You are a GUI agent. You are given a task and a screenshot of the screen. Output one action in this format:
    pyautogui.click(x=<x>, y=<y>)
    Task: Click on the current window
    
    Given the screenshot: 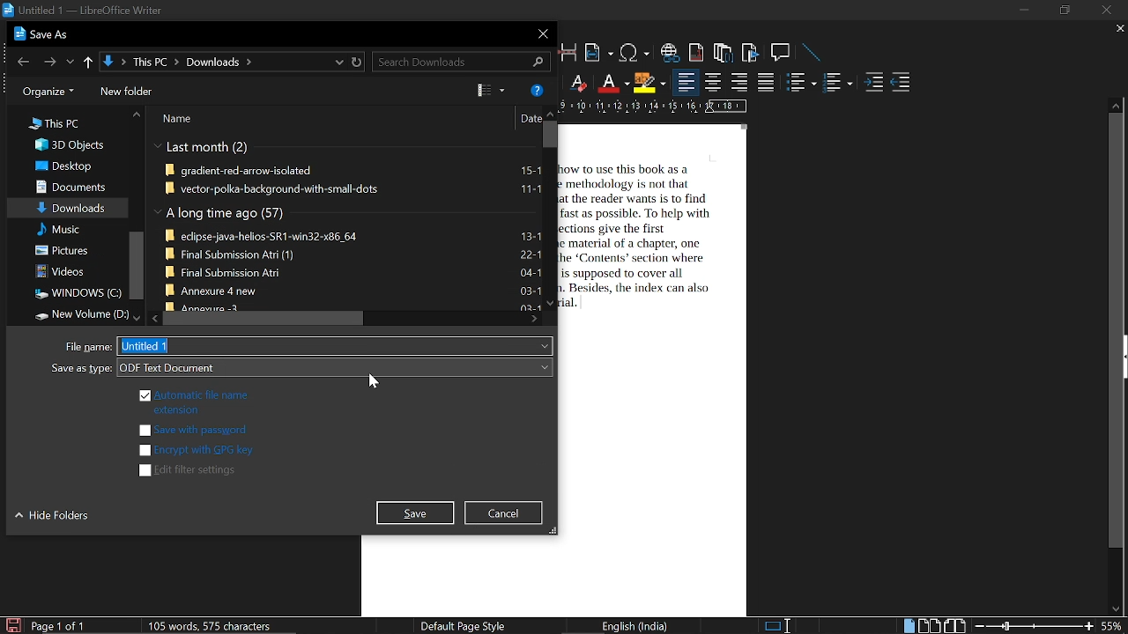 What is the action you would take?
    pyautogui.click(x=83, y=11)
    